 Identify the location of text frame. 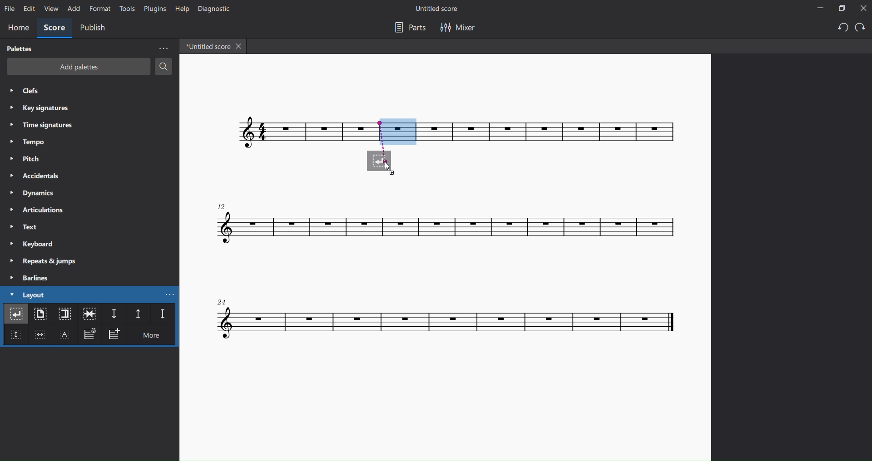
(66, 336).